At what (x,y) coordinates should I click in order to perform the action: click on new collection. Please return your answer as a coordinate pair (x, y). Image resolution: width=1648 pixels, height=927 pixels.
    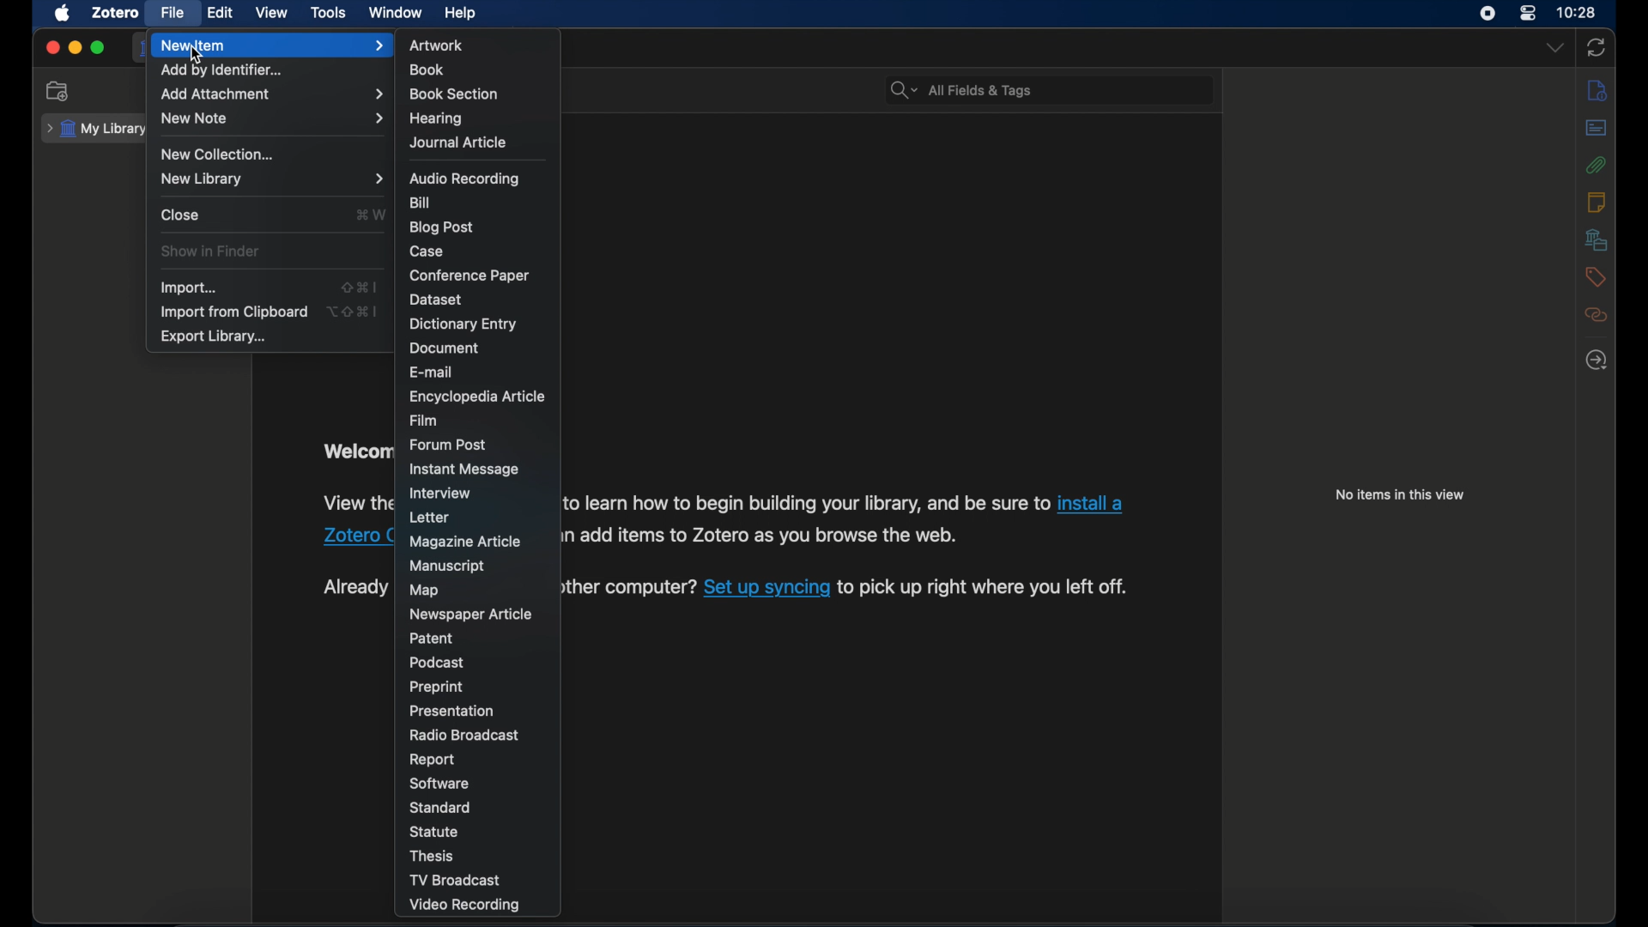
    Looking at the image, I should click on (218, 153).